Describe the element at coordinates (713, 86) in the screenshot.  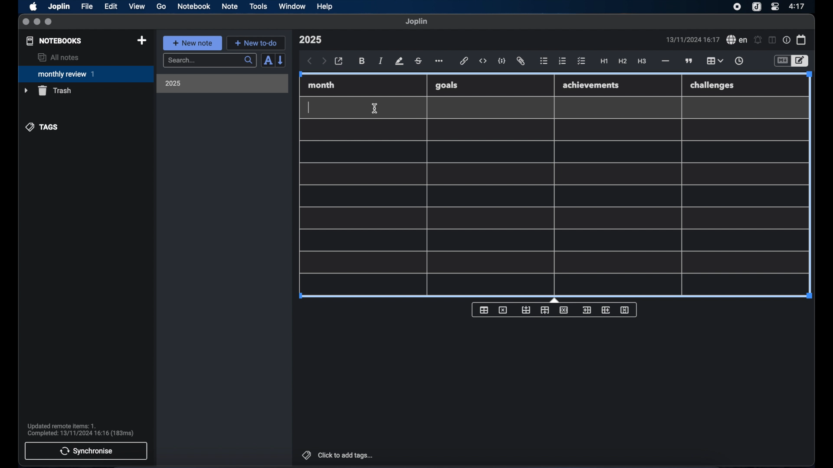
I see `challenges` at that location.